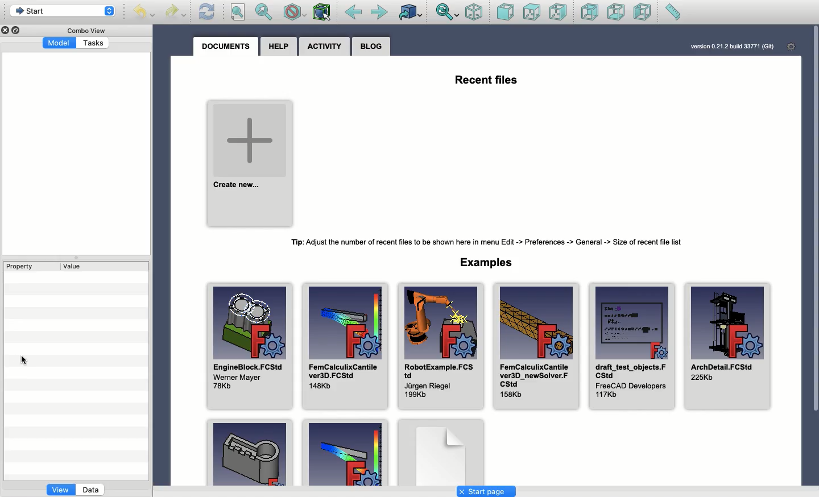 This screenshot has height=497, width=819. I want to click on Front, so click(506, 13).